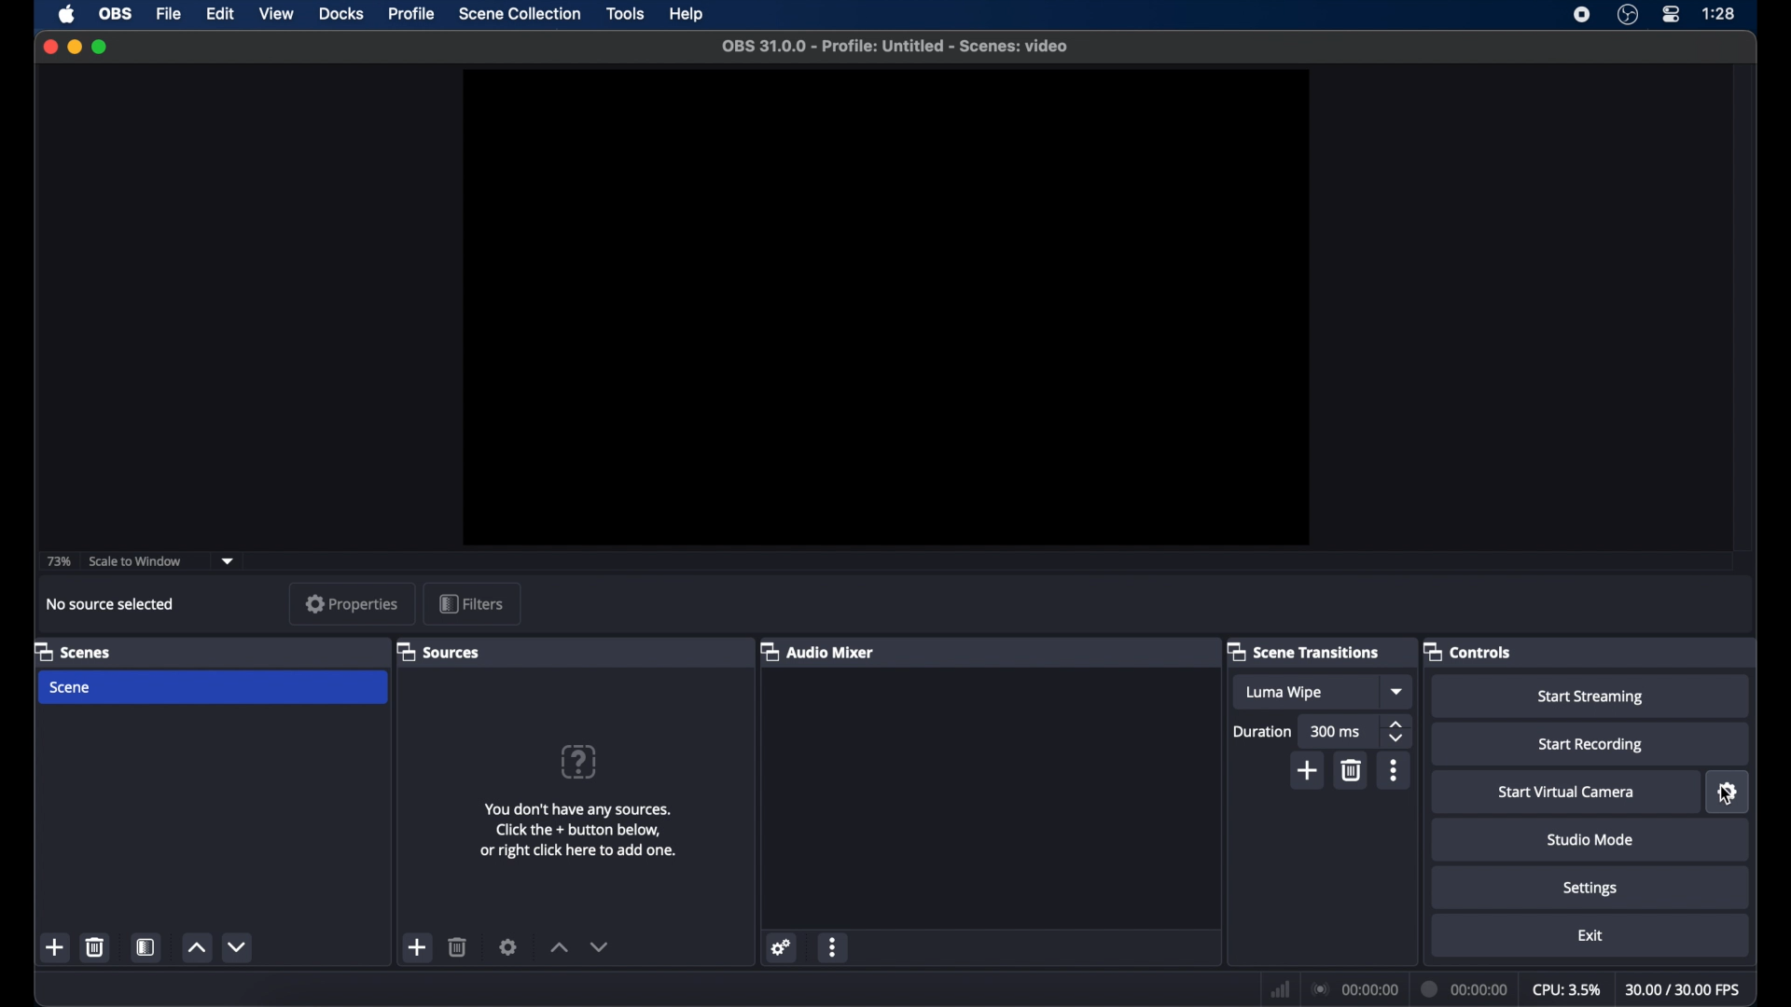  Describe the element at coordinates (508, 946) in the screenshot. I see `settings` at that location.